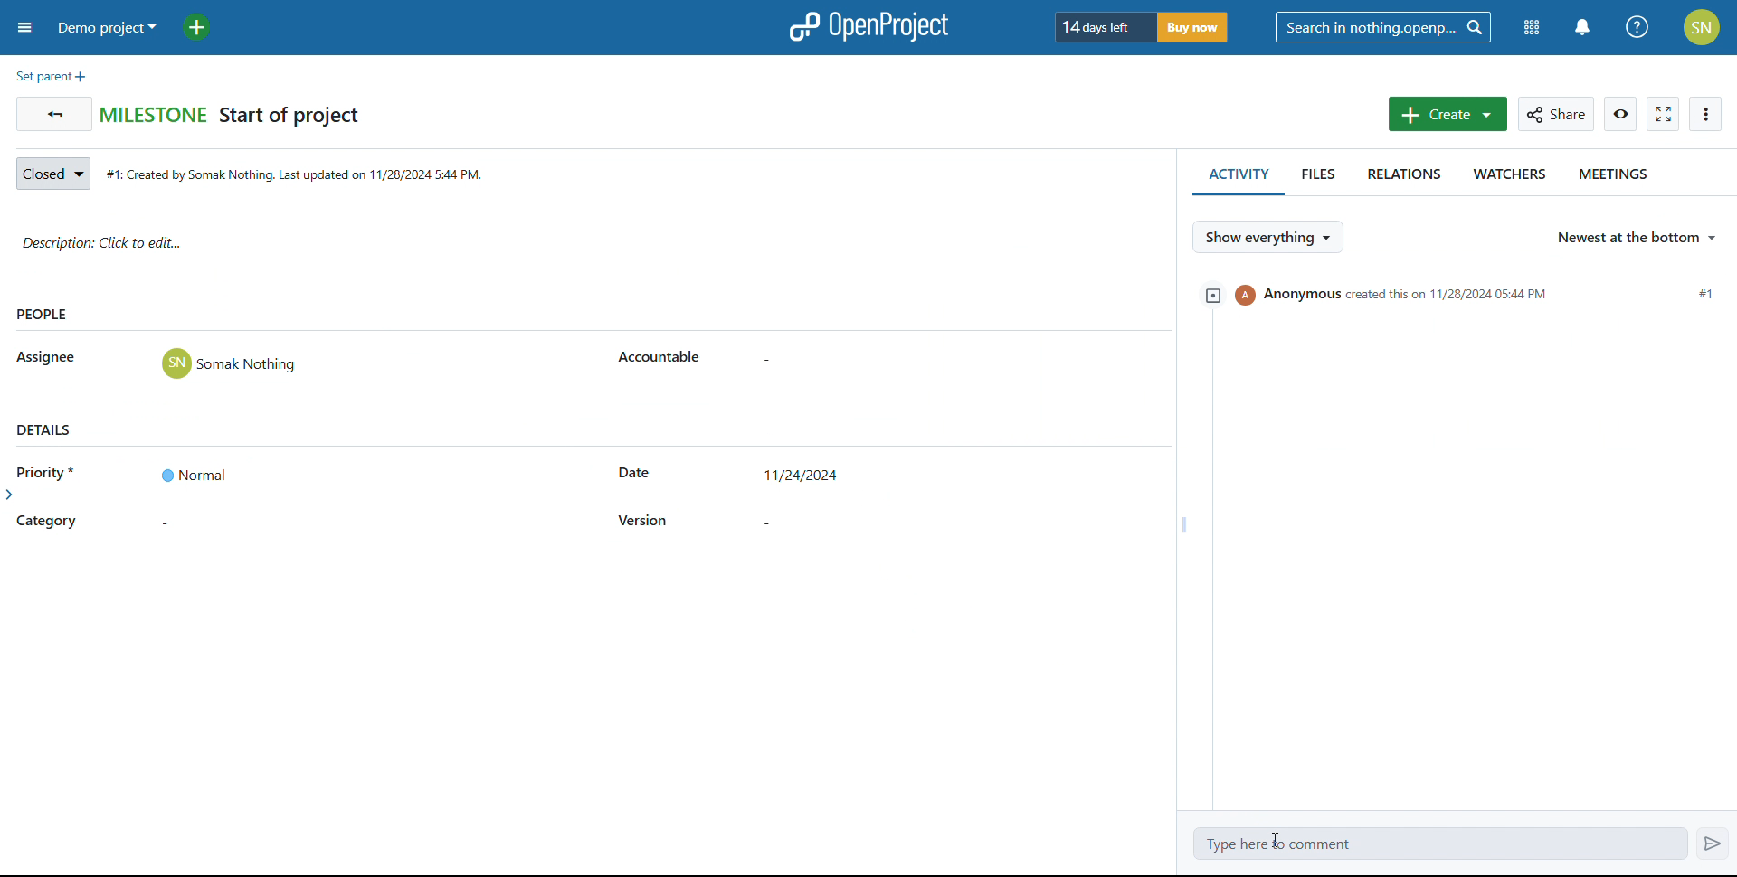 The width and height of the screenshot is (1737, 877). Describe the element at coordinates (644, 521) in the screenshot. I see `version` at that location.